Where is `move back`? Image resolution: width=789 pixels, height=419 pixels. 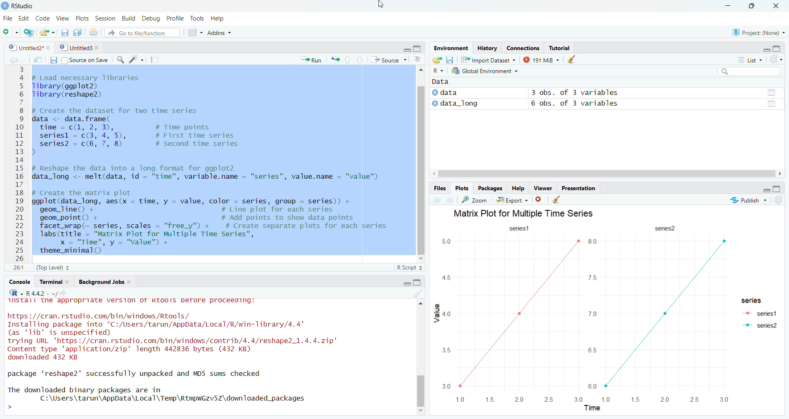
move back is located at coordinates (436, 199).